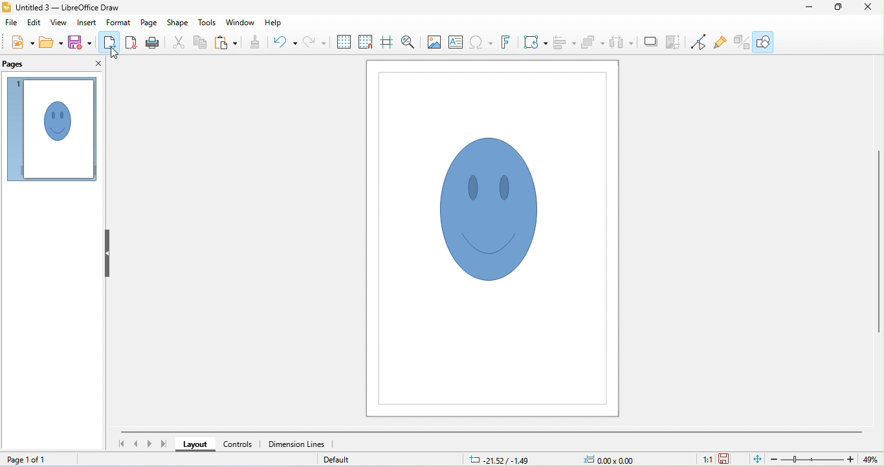 This screenshot has width=884, height=467. I want to click on help, so click(274, 23).